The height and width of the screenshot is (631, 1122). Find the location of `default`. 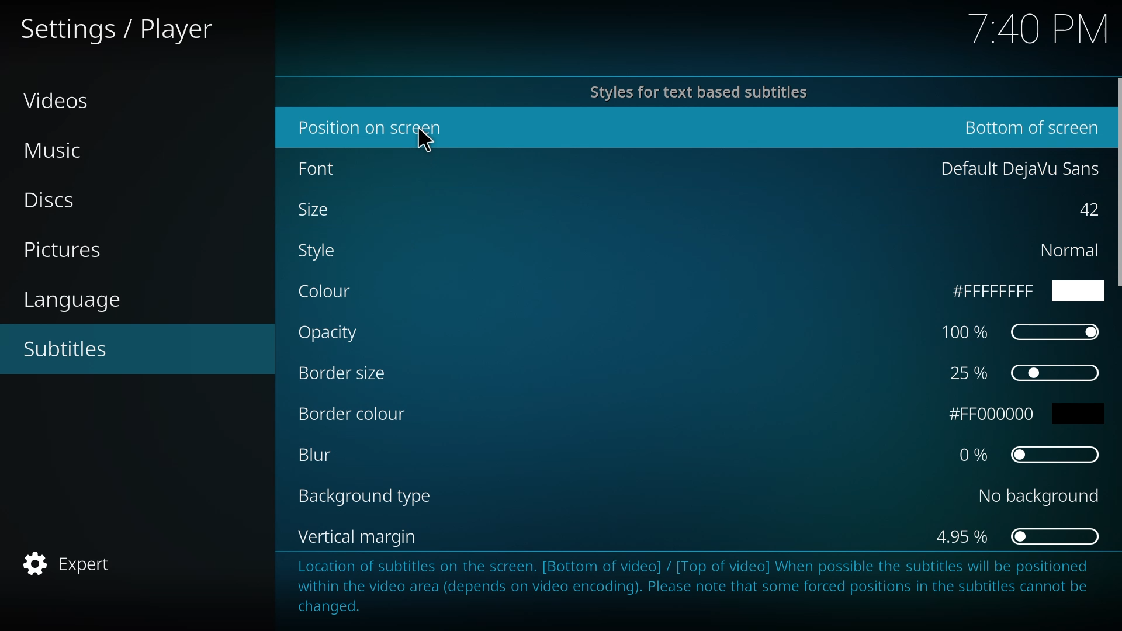

default is located at coordinates (1019, 166).